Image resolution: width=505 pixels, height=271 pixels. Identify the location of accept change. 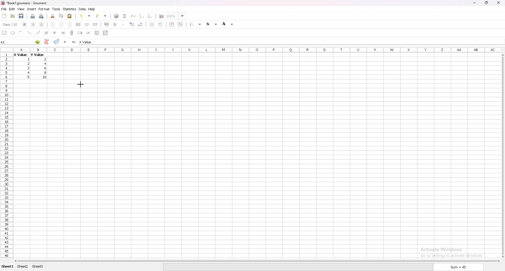
(56, 41).